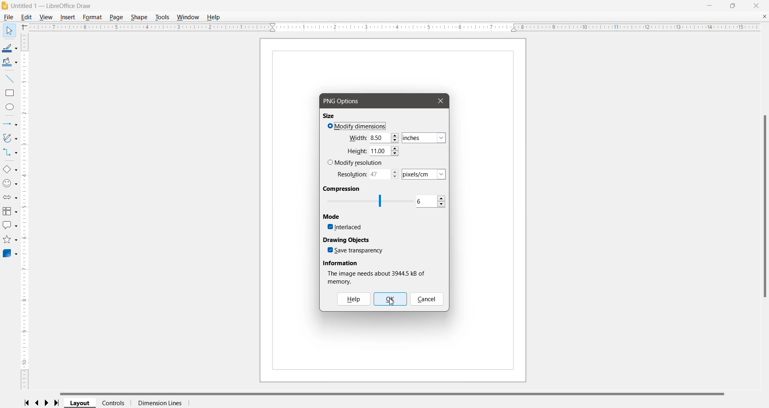 This screenshot has width=769, height=408. What do you see at coordinates (59, 403) in the screenshot?
I see `Scroll to last page` at bounding box center [59, 403].